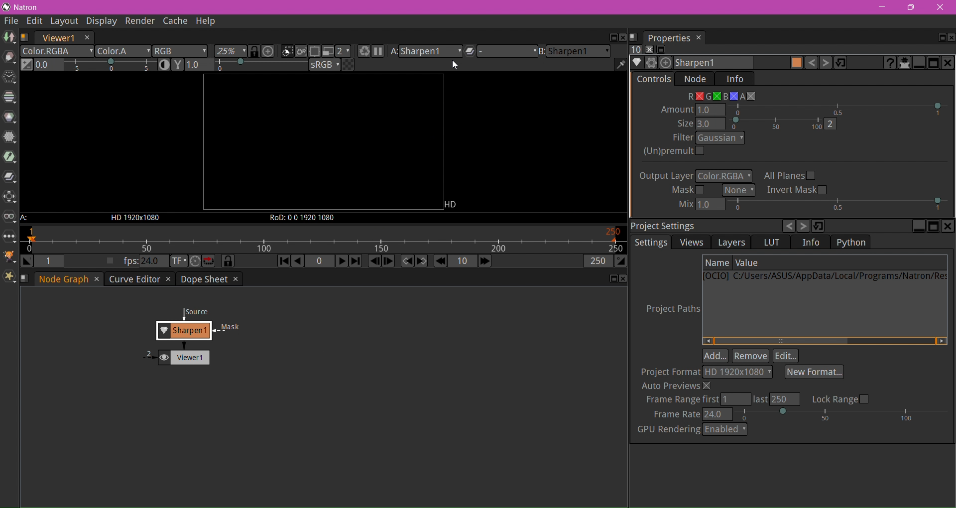 The image size is (956, 508). I want to click on Show/Hide information bar in the bottom of the viewer and if unchecked deactivate any active color picker, so click(620, 65).